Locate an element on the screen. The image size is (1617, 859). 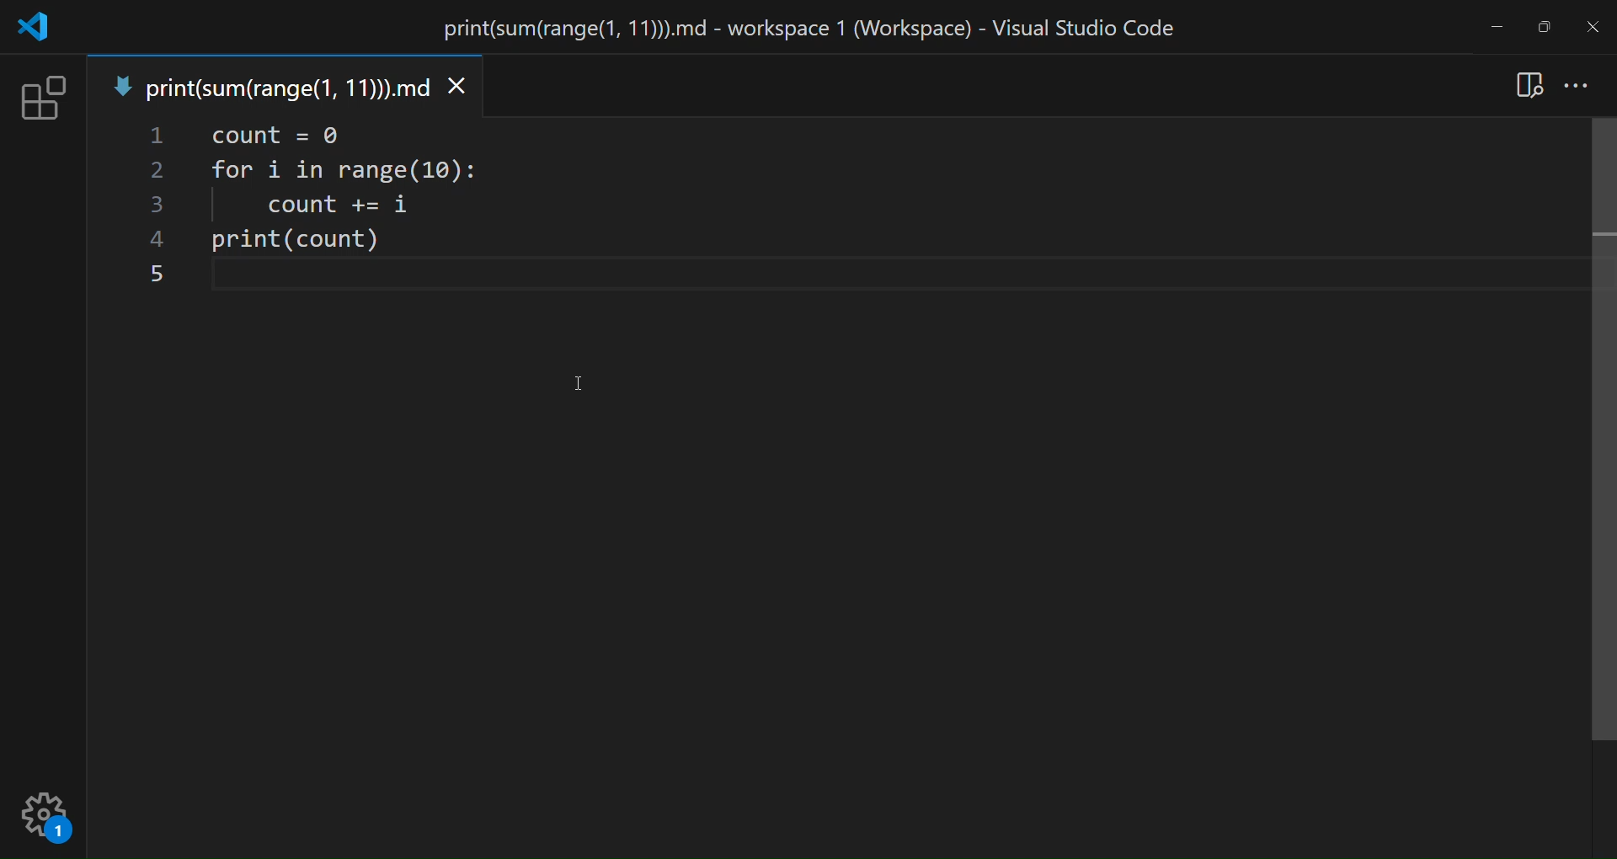
open preview is located at coordinates (1530, 83).